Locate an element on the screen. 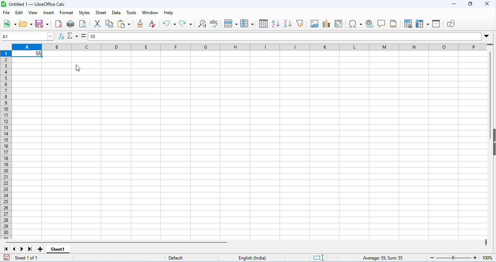  cell number is located at coordinates (28, 36).